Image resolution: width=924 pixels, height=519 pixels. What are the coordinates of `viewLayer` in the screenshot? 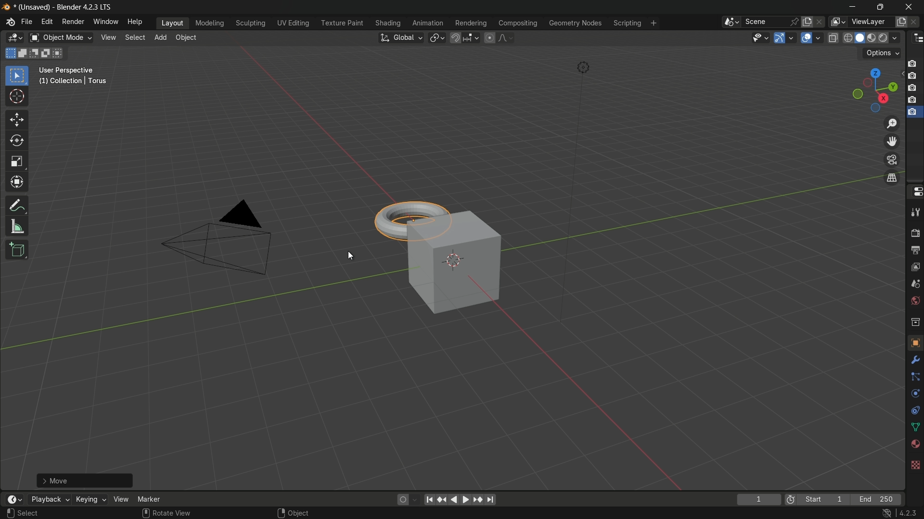 It's located at (870, 22).